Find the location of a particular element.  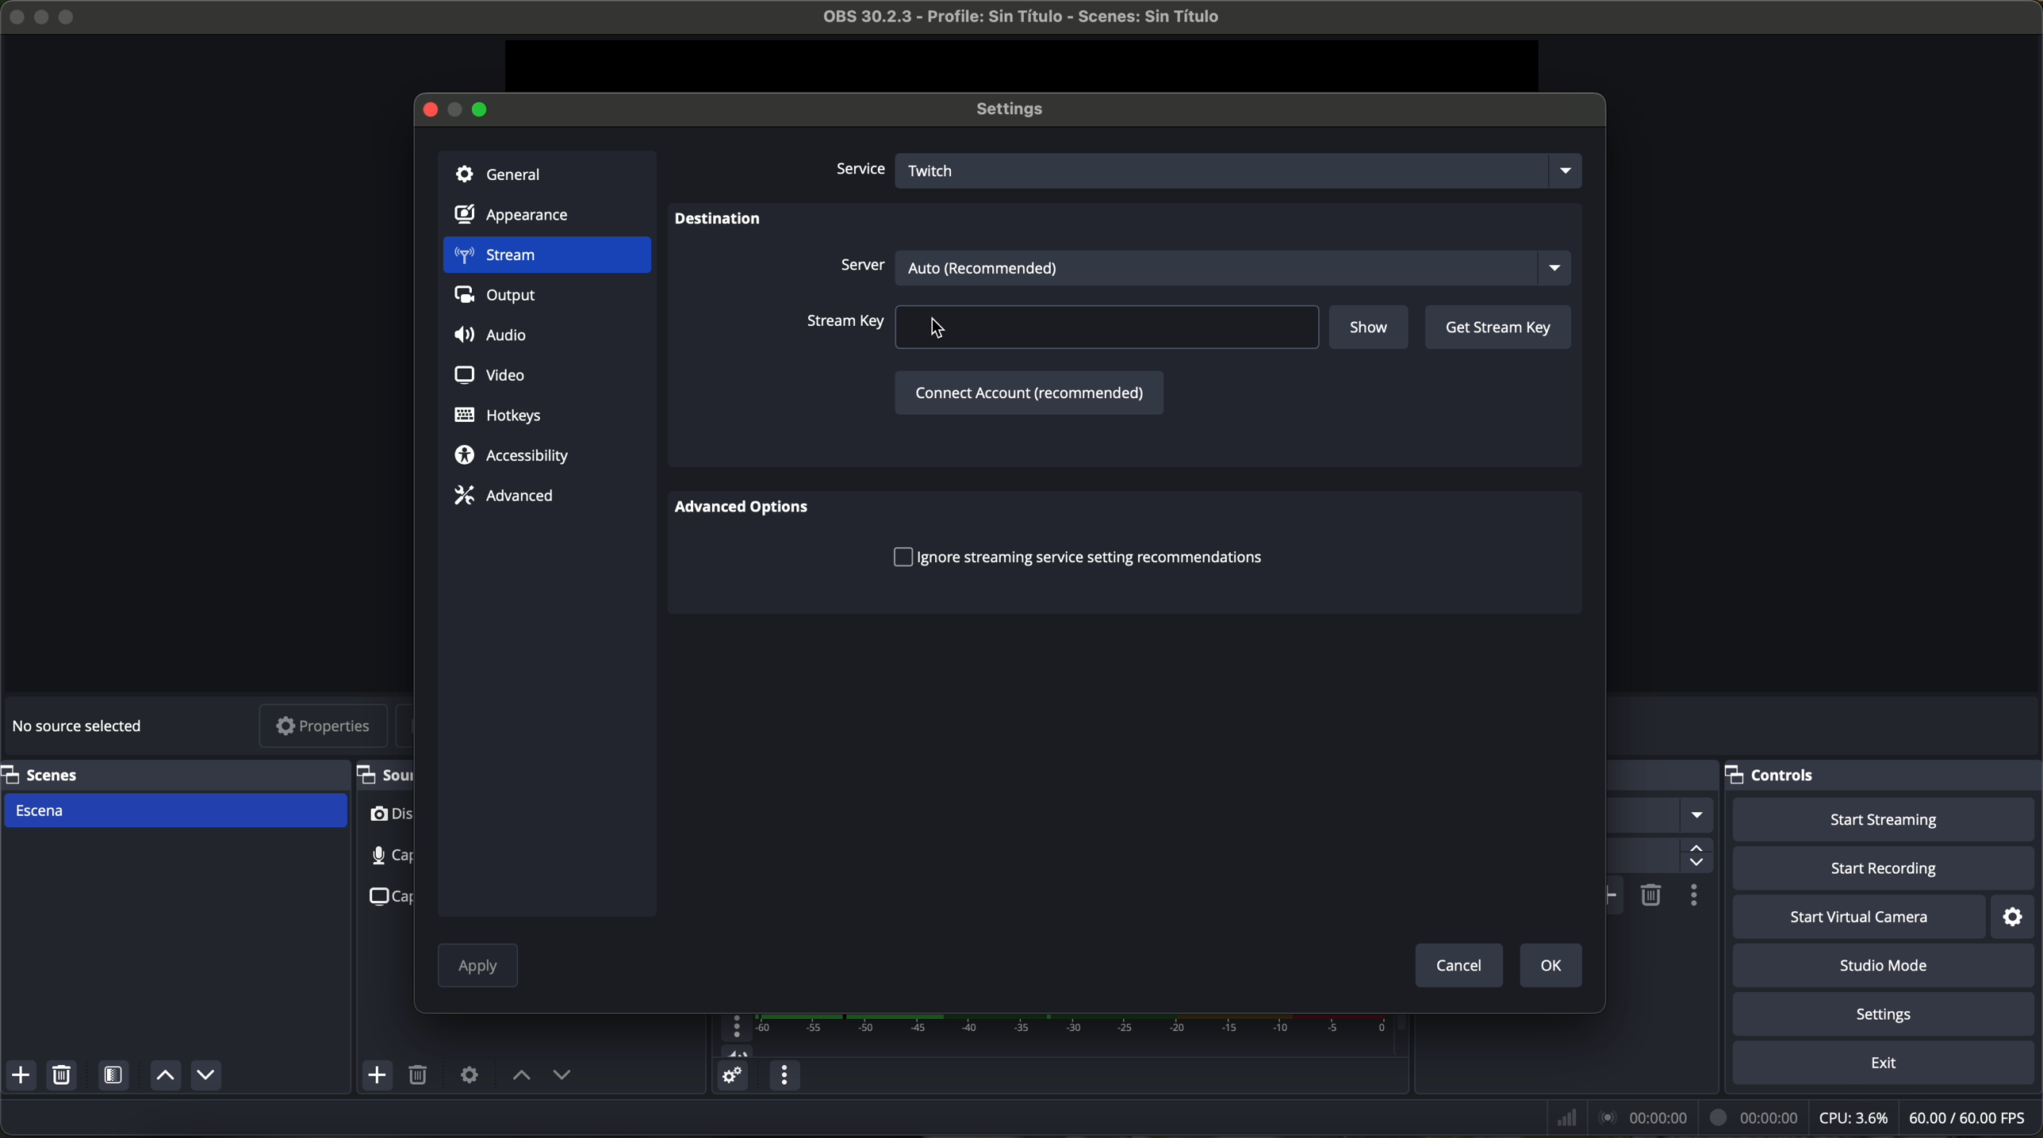

cancel is located at coordinates (1458, 964).